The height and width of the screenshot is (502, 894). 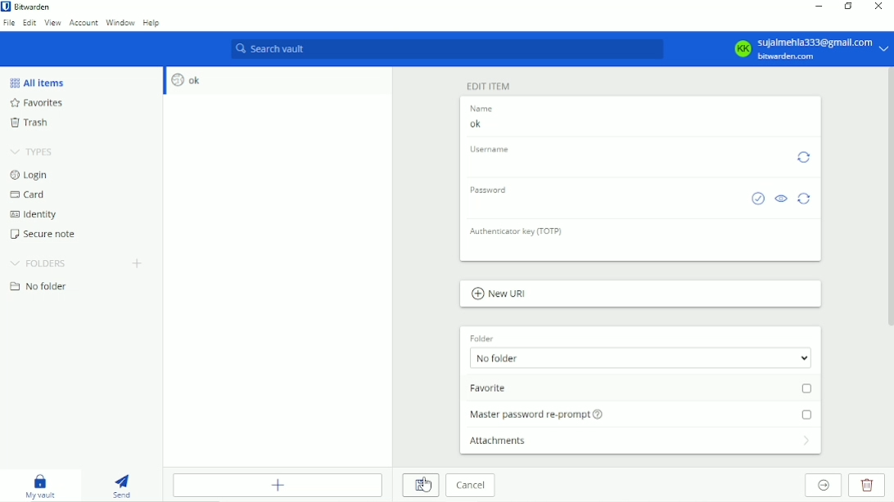 I want to click on Account, so click(x=807, y=47).